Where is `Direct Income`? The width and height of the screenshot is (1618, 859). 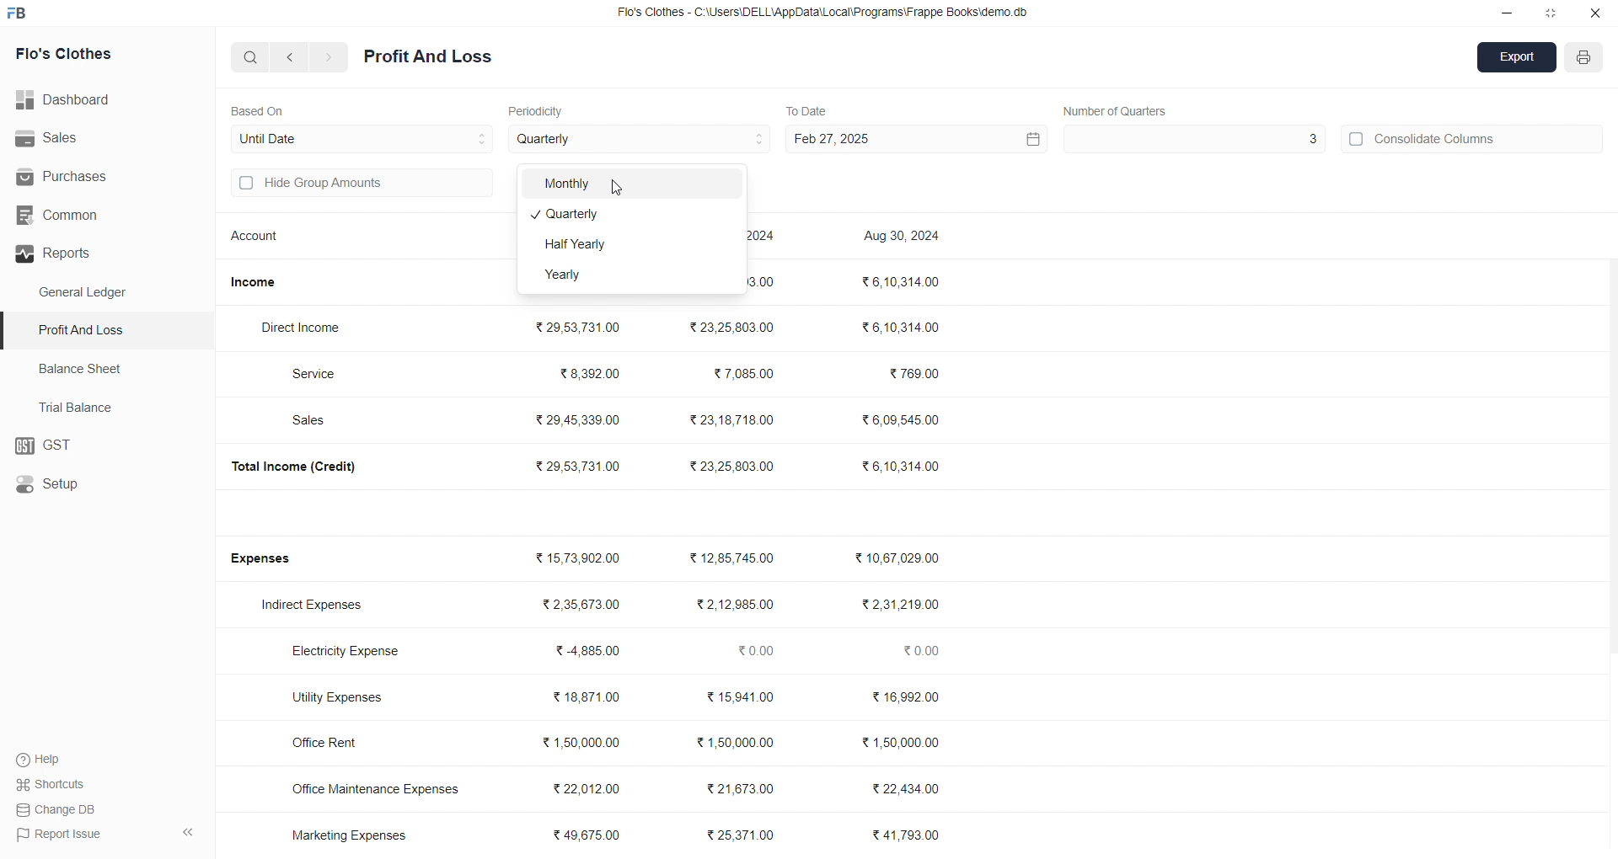
Direct Income is located at coordinates (309, 328).